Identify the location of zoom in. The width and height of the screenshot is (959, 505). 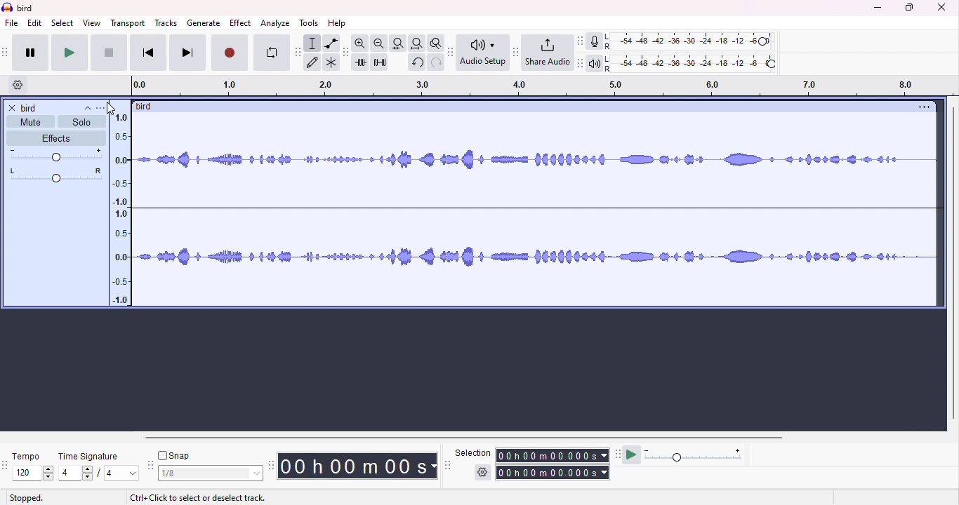
(362, 43).